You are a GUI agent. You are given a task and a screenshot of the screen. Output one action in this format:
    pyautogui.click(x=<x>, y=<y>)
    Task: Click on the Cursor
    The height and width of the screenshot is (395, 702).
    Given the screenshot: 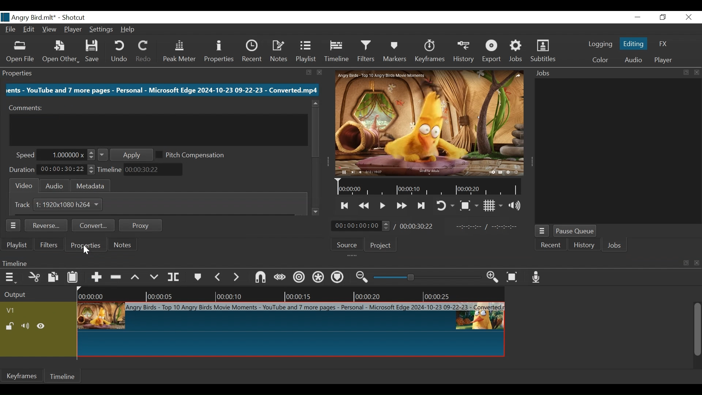 What is the action you would take?
    pyautogui.click(x=88, y=253)
    